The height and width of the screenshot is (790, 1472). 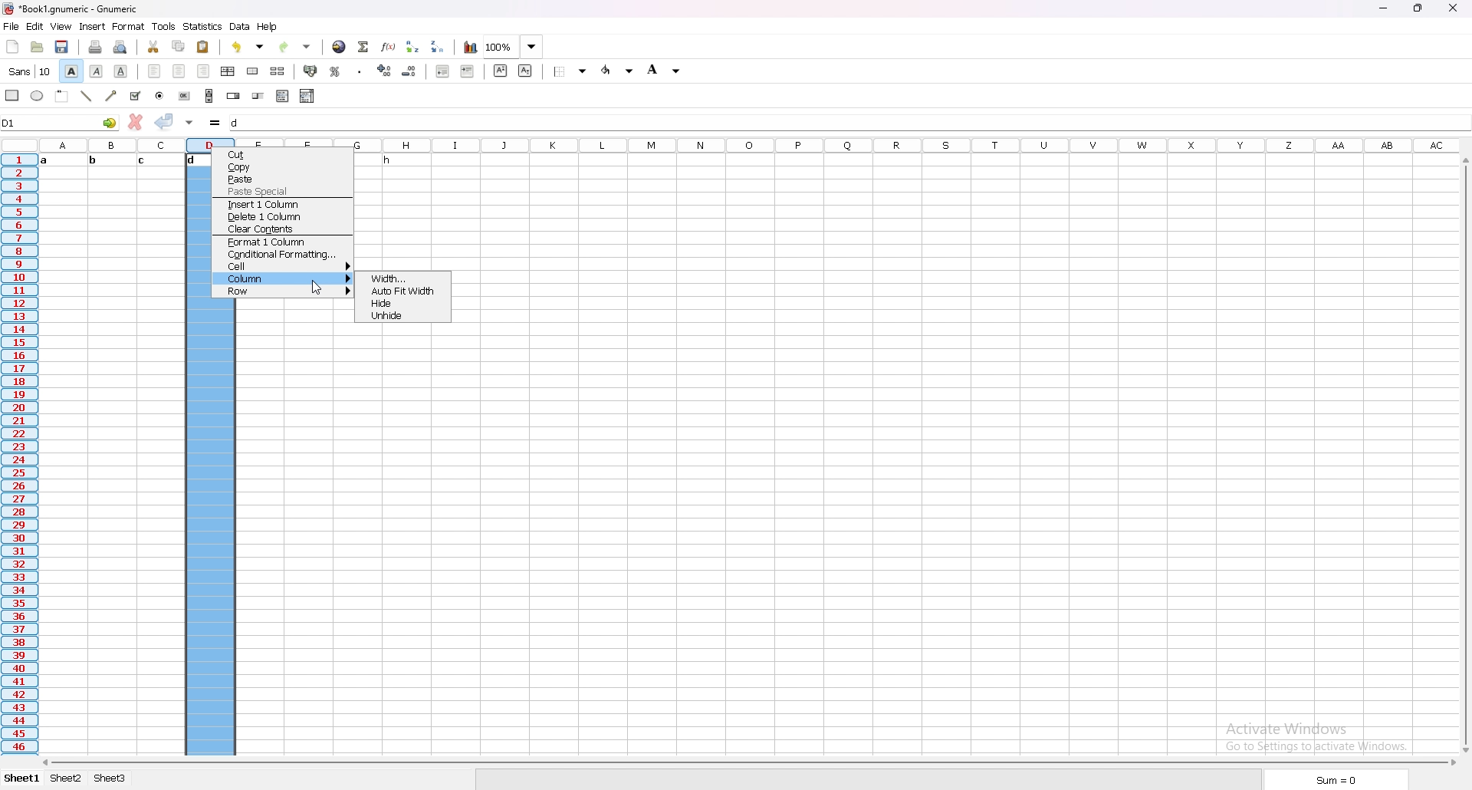 What do you see at coordinates (248, 47) in the screenshot?
I see `undo` at bounding box center [248, 47].